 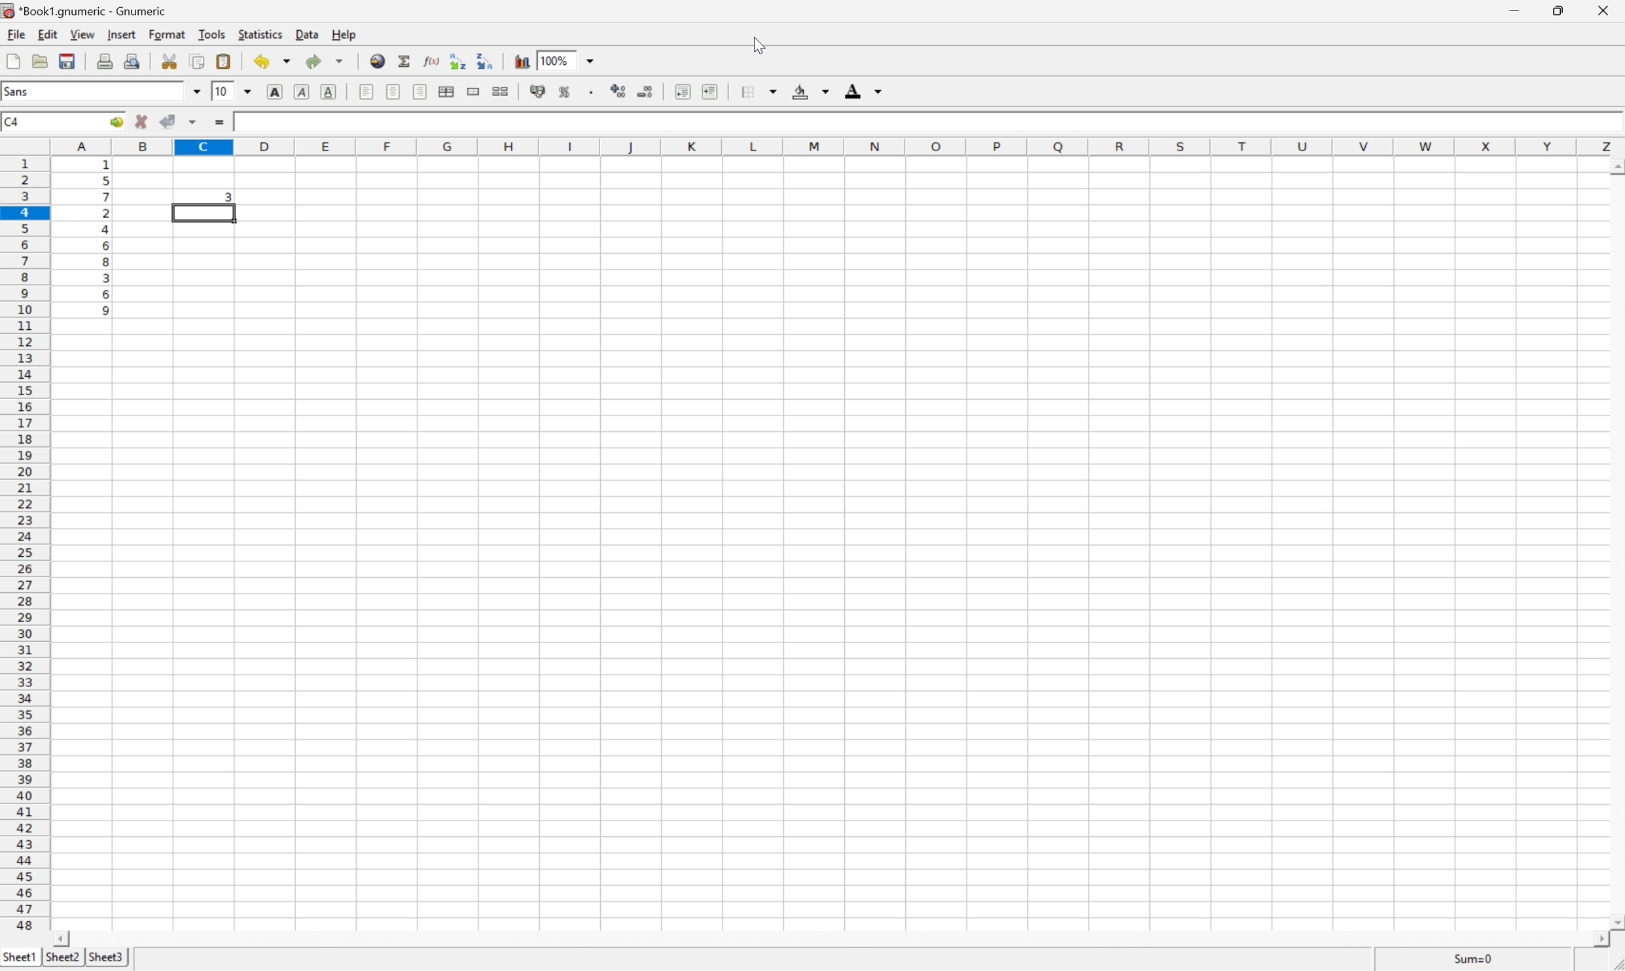 I want to click on Sort the selected region in descending order based on the first column selected, so click(x=487, y=62).